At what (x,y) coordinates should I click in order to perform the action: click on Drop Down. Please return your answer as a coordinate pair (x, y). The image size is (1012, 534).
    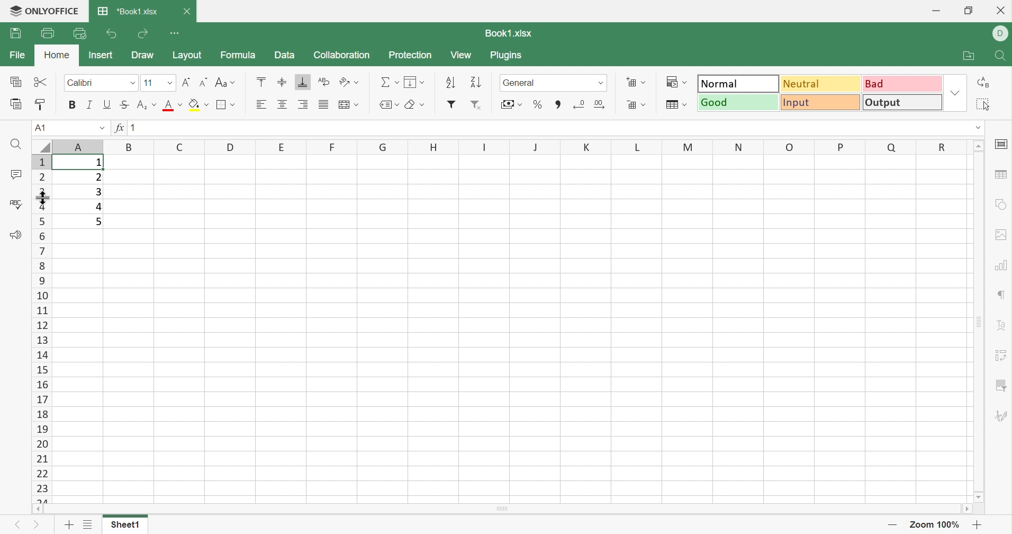
    Looking at the image, I should click on (357, 104).